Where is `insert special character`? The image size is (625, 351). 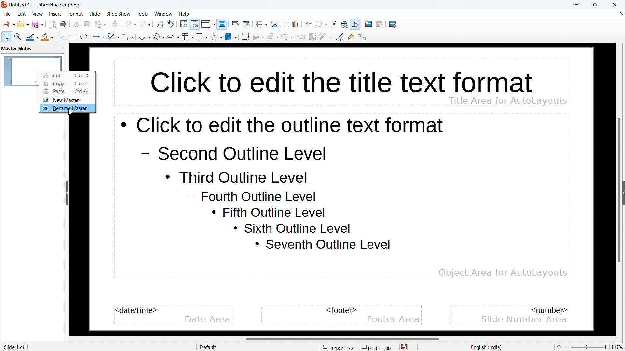
insert special character is located at coordinates (321, 24).